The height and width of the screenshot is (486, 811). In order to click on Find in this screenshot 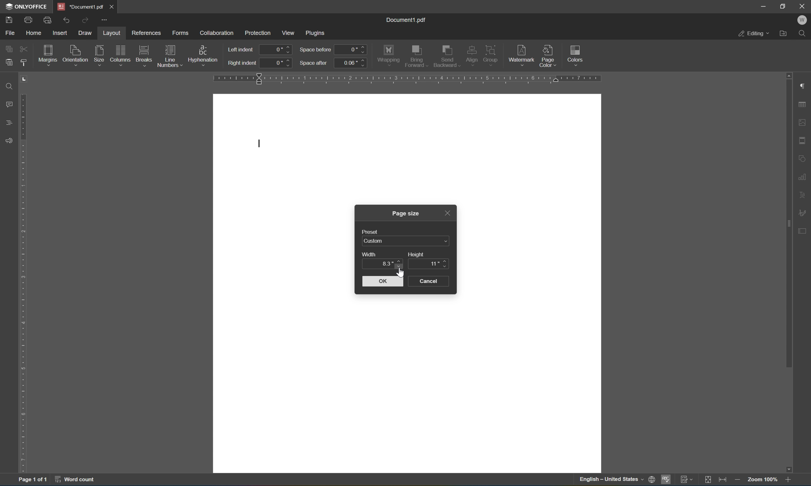, I will do `click(805, 34)`.